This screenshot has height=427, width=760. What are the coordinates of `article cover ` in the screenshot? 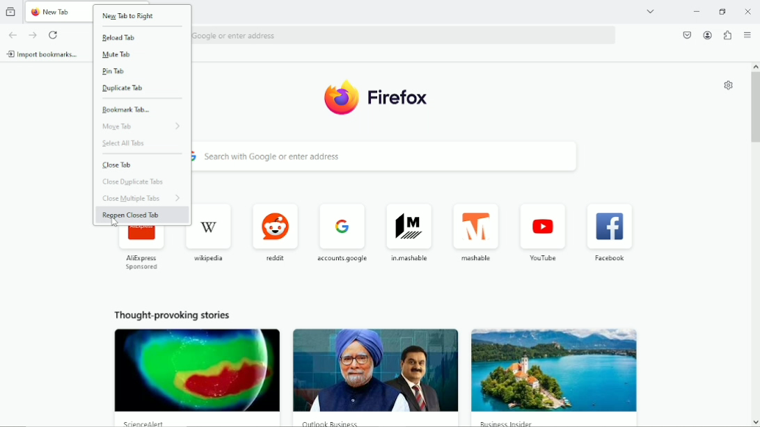 It's located at (371, 370).